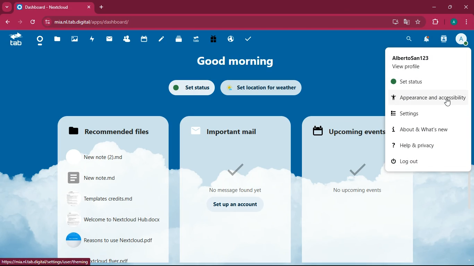 The image size is (474, 266). Describe the element at coordinates (392, 22) in the screenshot. I see `desktop` at that location.